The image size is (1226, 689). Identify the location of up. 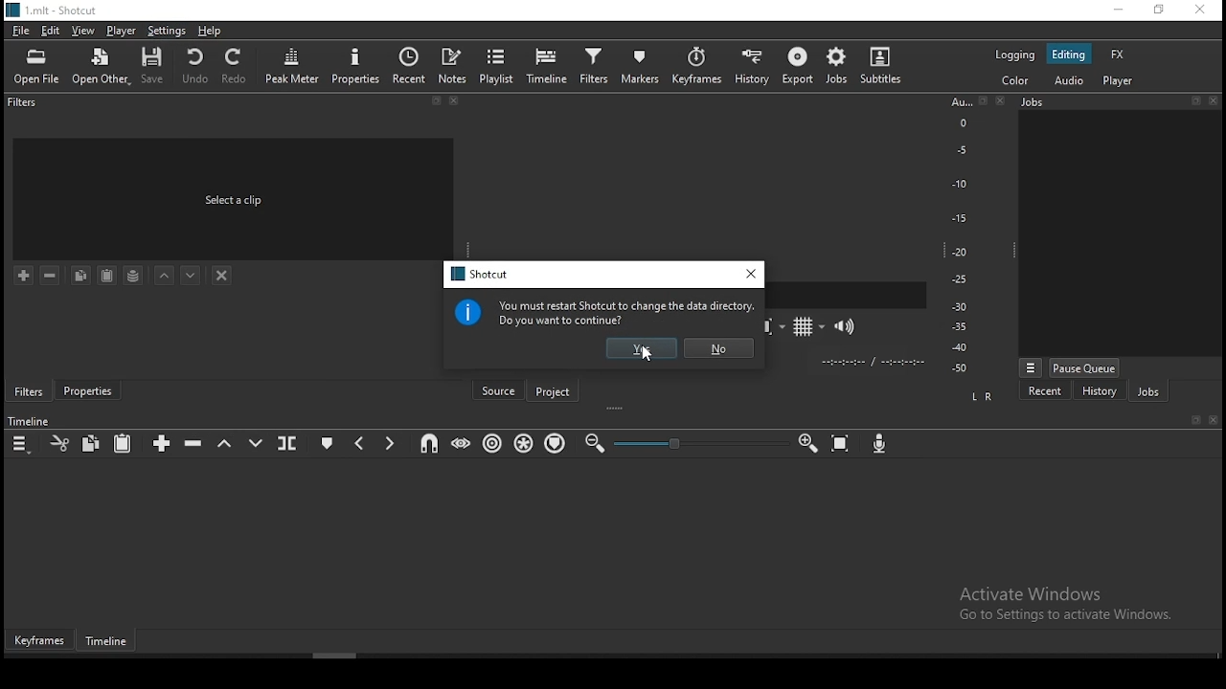
(166, 278).